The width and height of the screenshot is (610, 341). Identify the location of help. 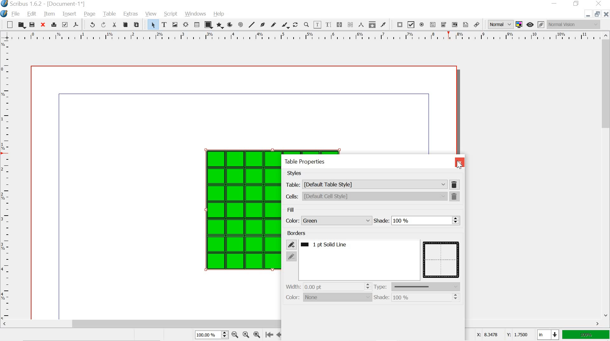
(219, 13).